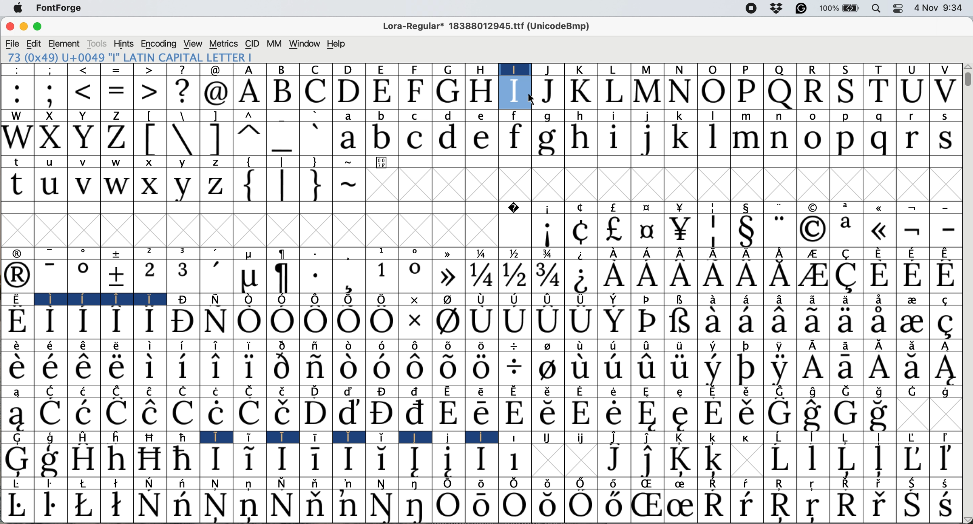 This screenshot has height=524, width=973. I want to click on Symbol, so click(417, 391).